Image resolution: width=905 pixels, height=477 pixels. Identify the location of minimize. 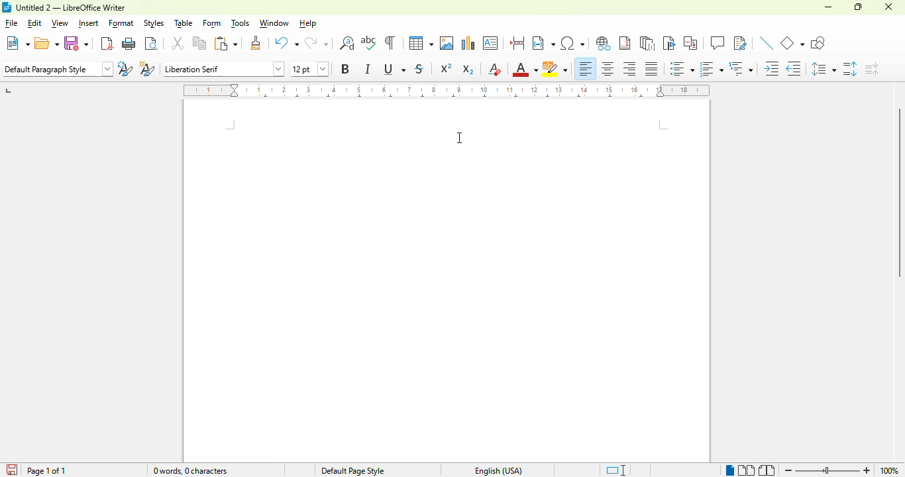
(828, 7).